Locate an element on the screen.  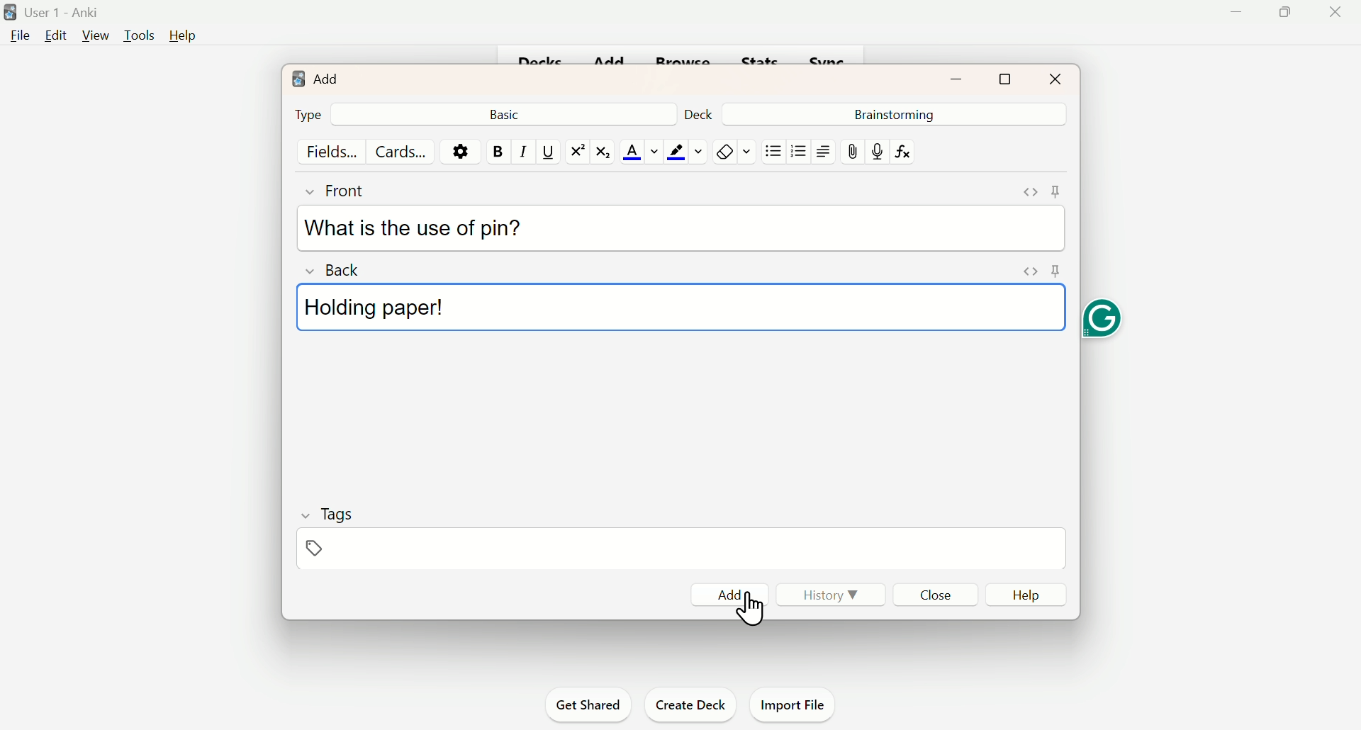
Text Alignment is located at coordinates (822, 151).